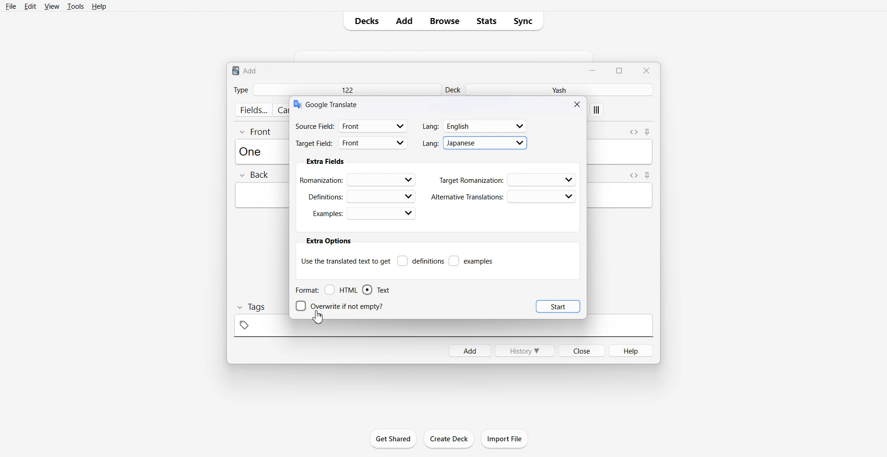 This screenshot has width=887, height=457. What do you see at coordinates (250, 307) in the screenshot?
I see `Tags` at bounding box center [250, 307].